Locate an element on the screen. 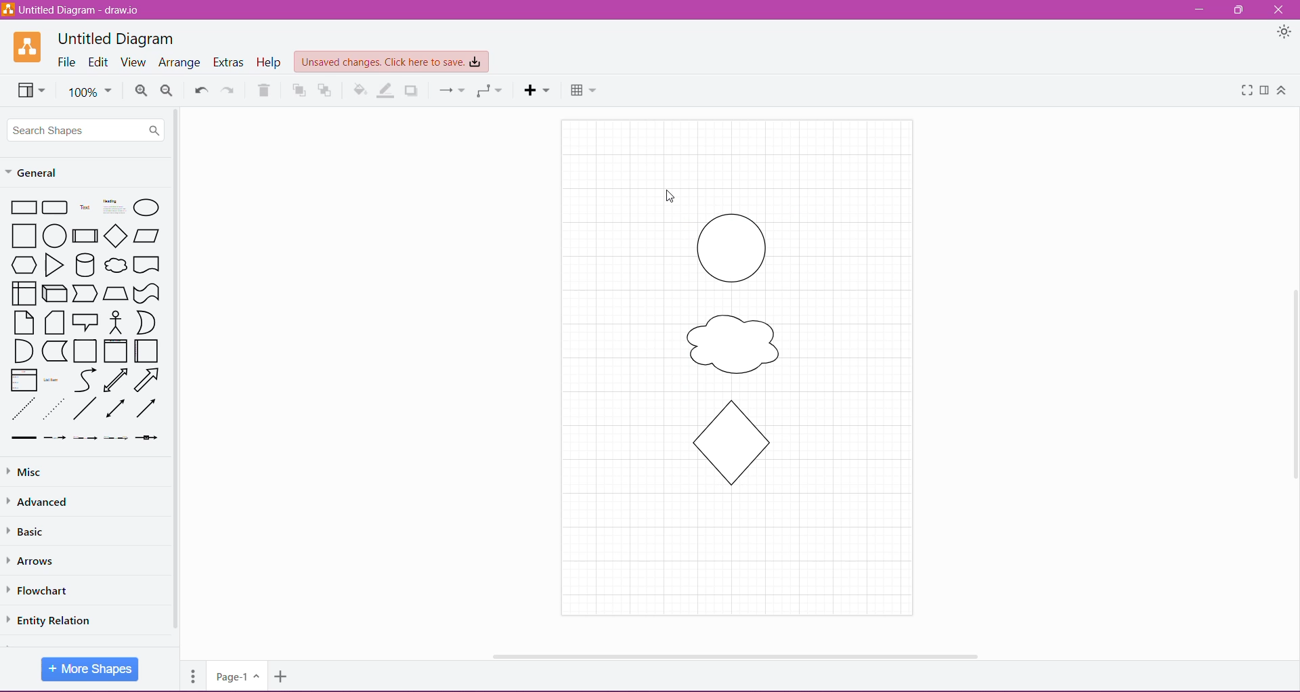  Flowchart is located at coordinates (47, 590).